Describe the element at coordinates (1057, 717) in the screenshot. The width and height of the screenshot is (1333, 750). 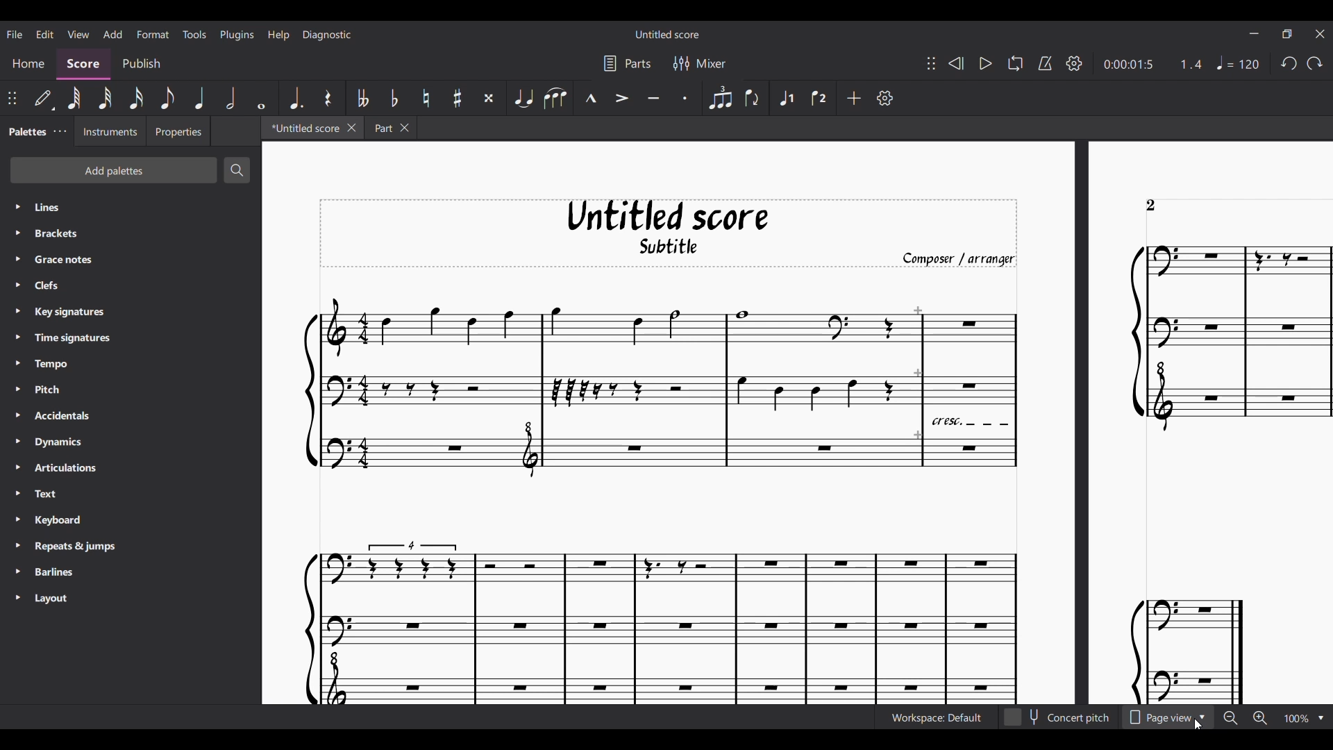
I see `Toggle for Concert pitch` at that location.